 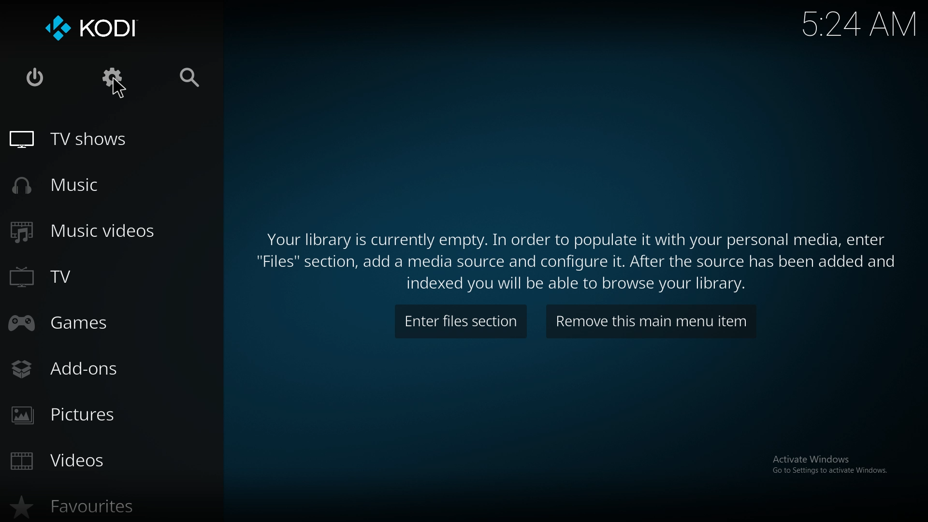 What do you see at coordinates (39, 78) in the screenshot?
I see `close` at bounding box center [39, 78].